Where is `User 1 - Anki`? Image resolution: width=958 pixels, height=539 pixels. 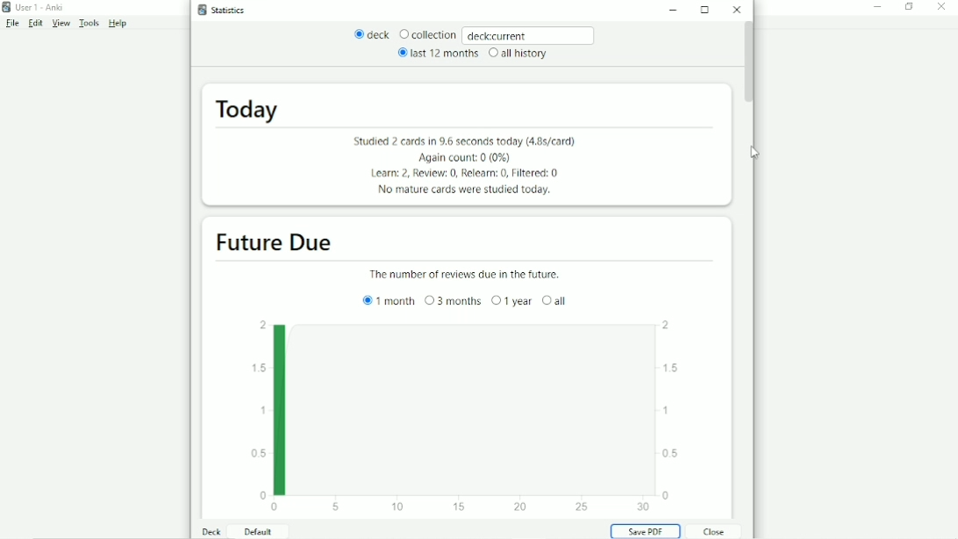 User 1 - Anki is located at coordinates (39, 7).